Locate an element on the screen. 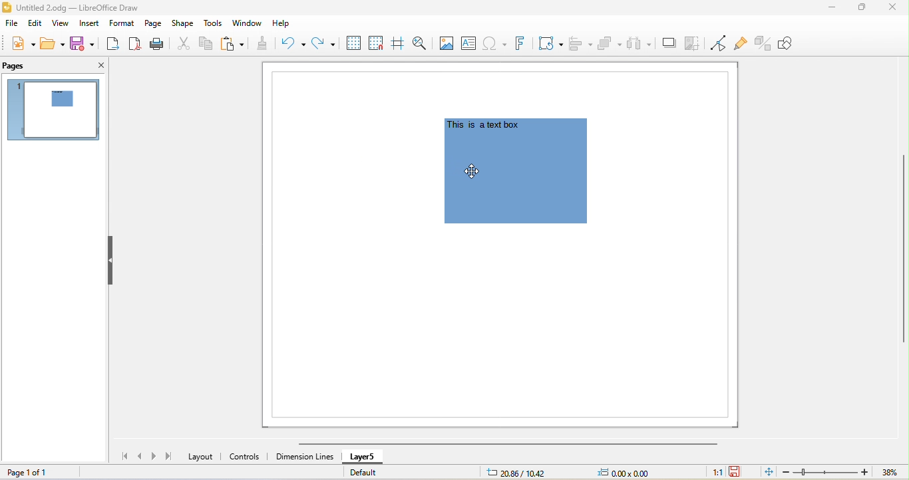 This screenshot has width=909, height=480. export directly as pdf is located at coordinates (135, 45).